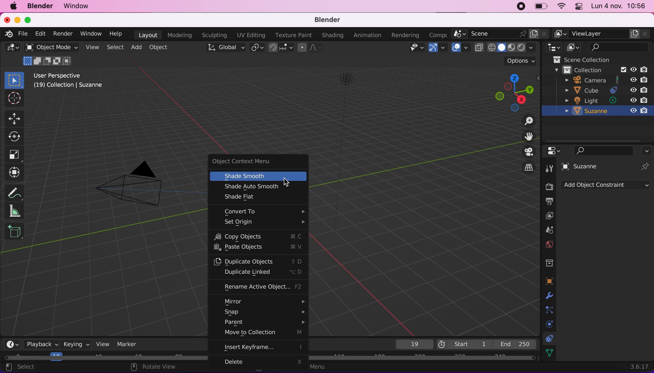 The height and width of the screenshot is (373, 654). I want to click on convert to, so click(262, 211).